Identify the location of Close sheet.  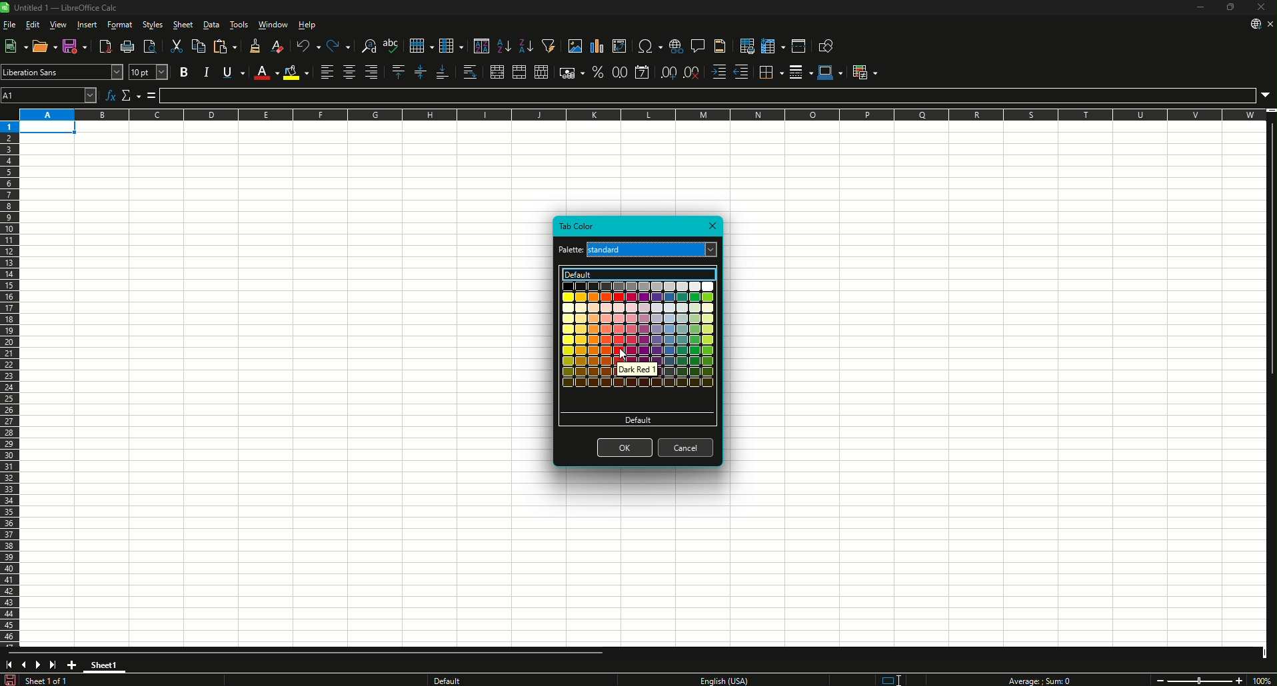
(1270, 24).